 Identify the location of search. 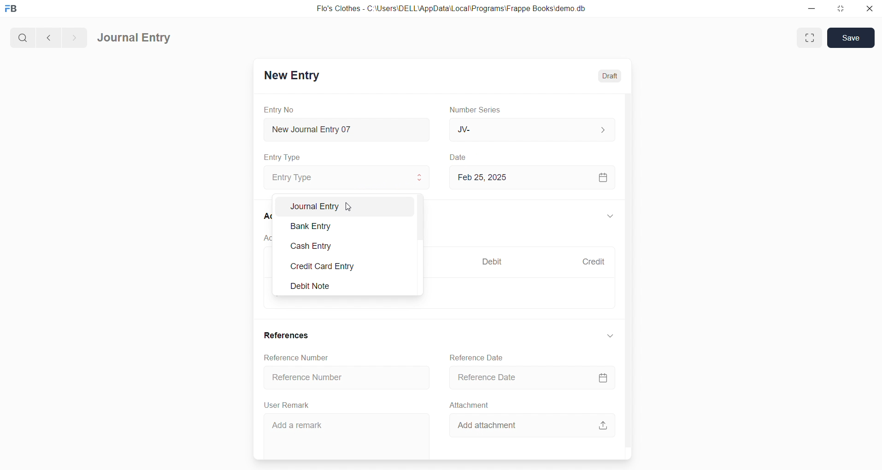
(22, 36).